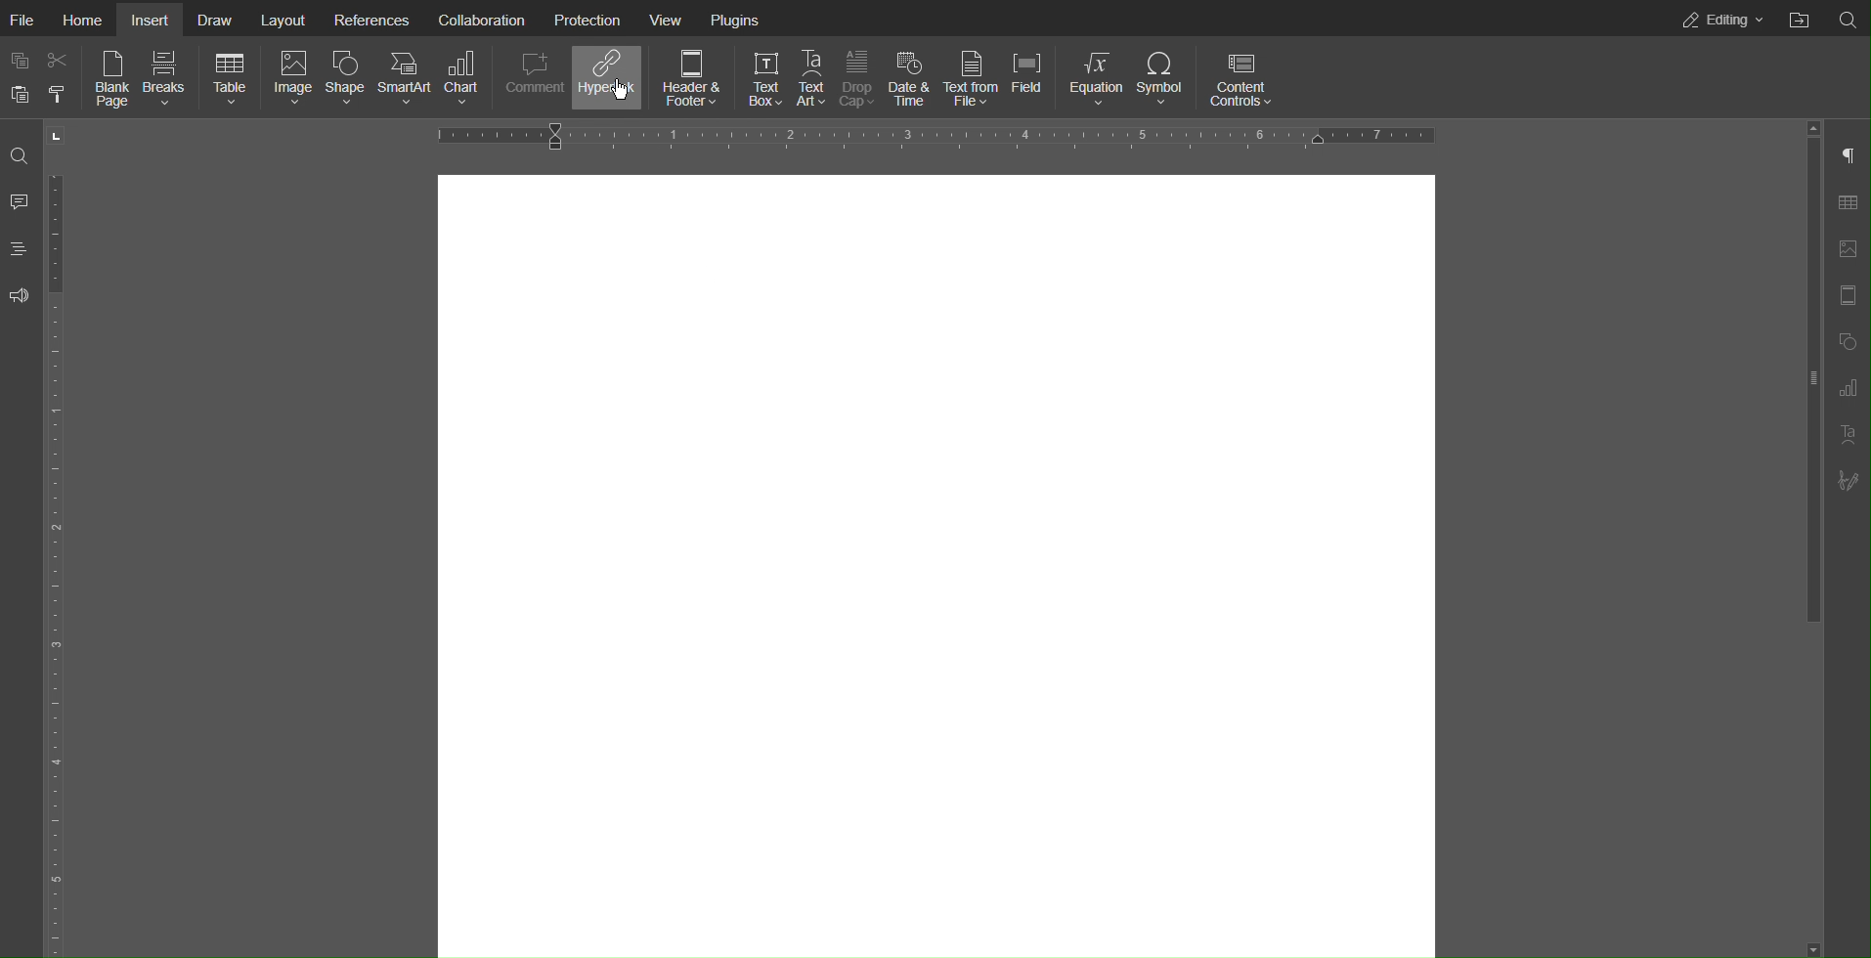 The height and width of the screenshot is (958, 1871). I want to click on Headings, so click(18, 249).